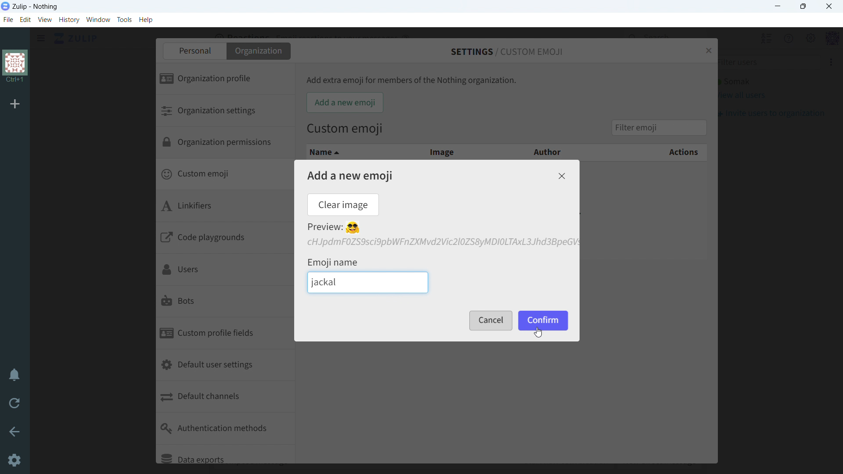 The width and height of the screenshot is (843, 474). Describe the element at coordinates (766, 63) in the screenshot. I see `filter users` at that location.